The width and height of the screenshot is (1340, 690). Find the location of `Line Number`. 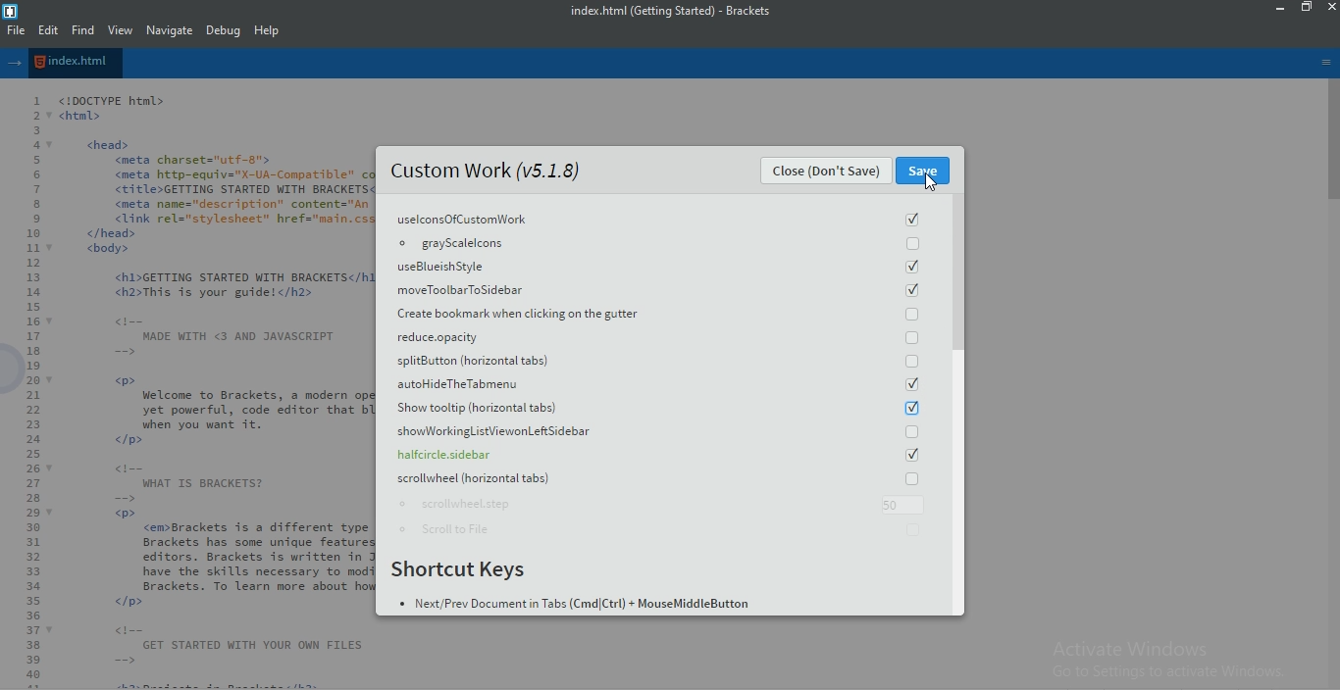

Line Number is located at coordinates (26, 389).